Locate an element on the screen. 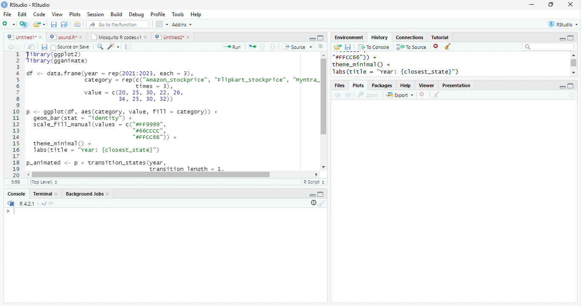  close is located at coordinates (82, 37).